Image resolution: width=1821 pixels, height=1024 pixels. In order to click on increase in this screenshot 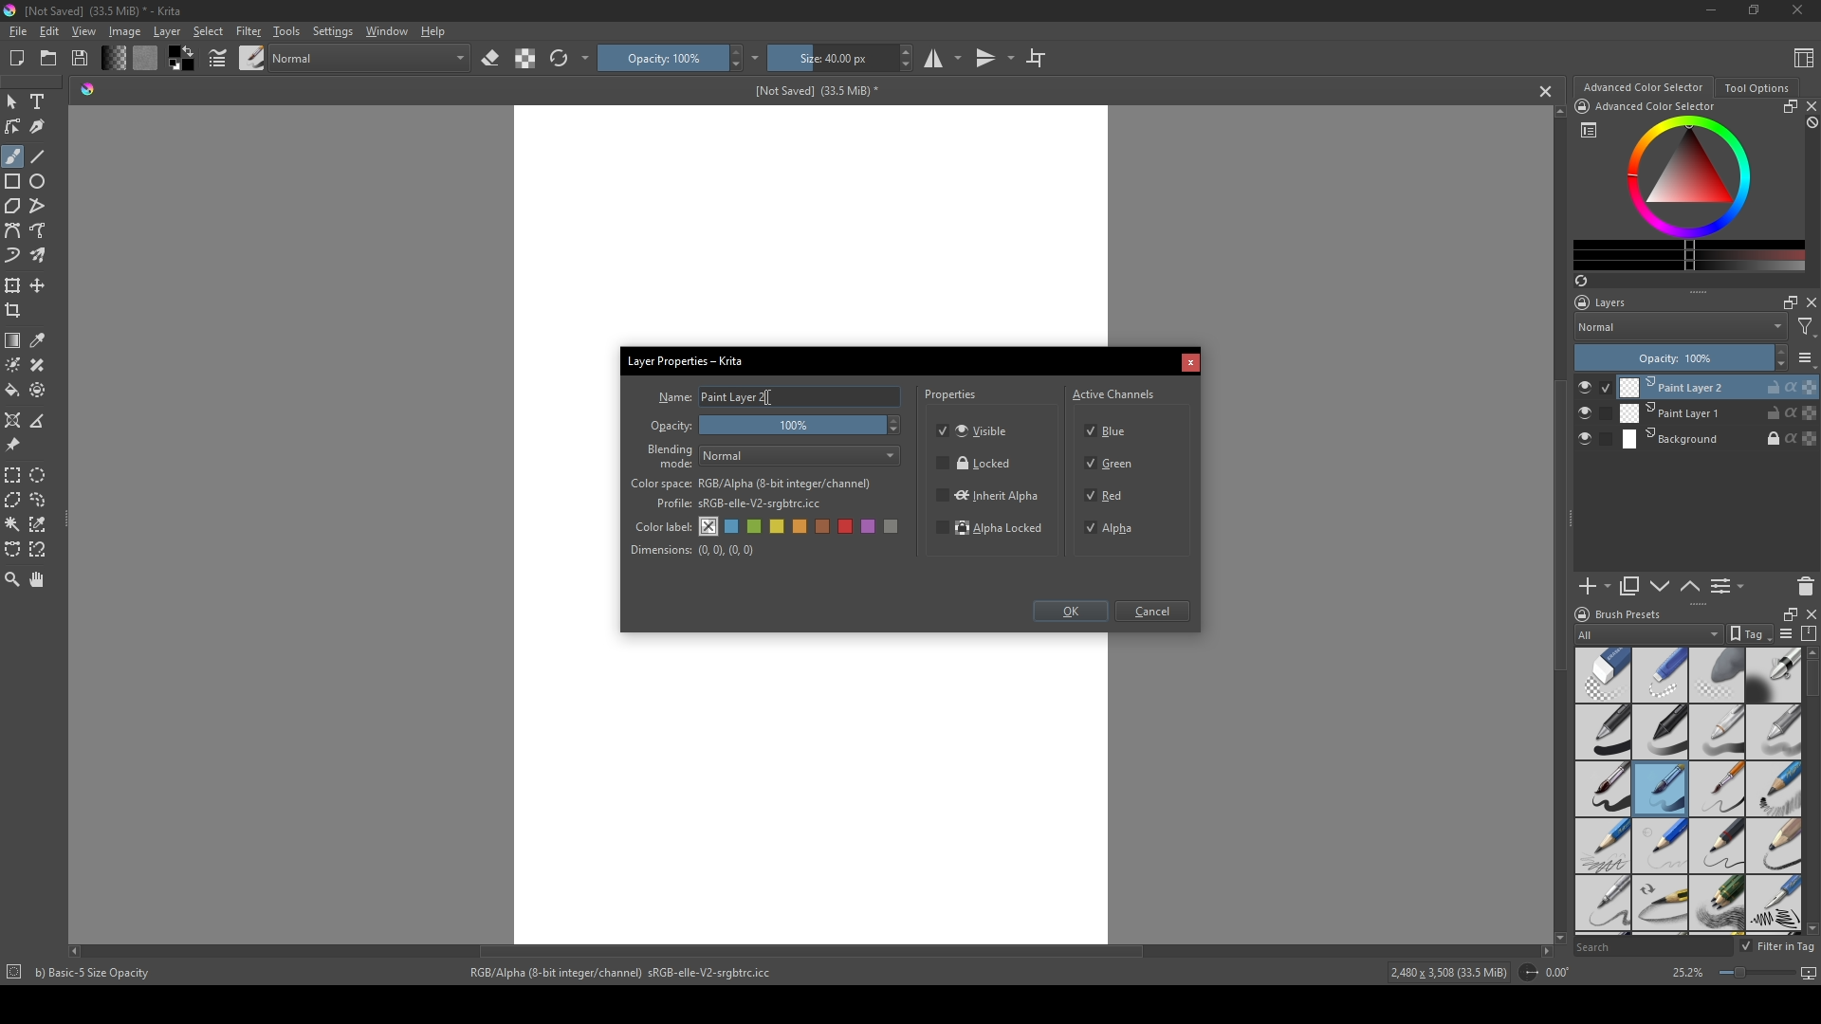, I will do `click(1780, 351)`.